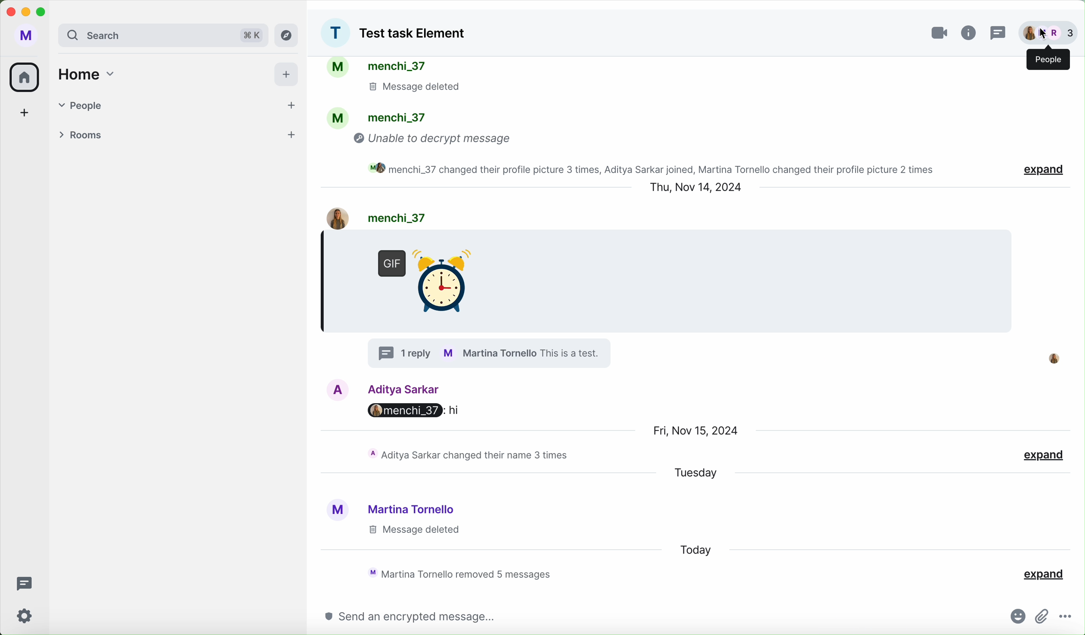  I want to click on info, so click(970, 33).